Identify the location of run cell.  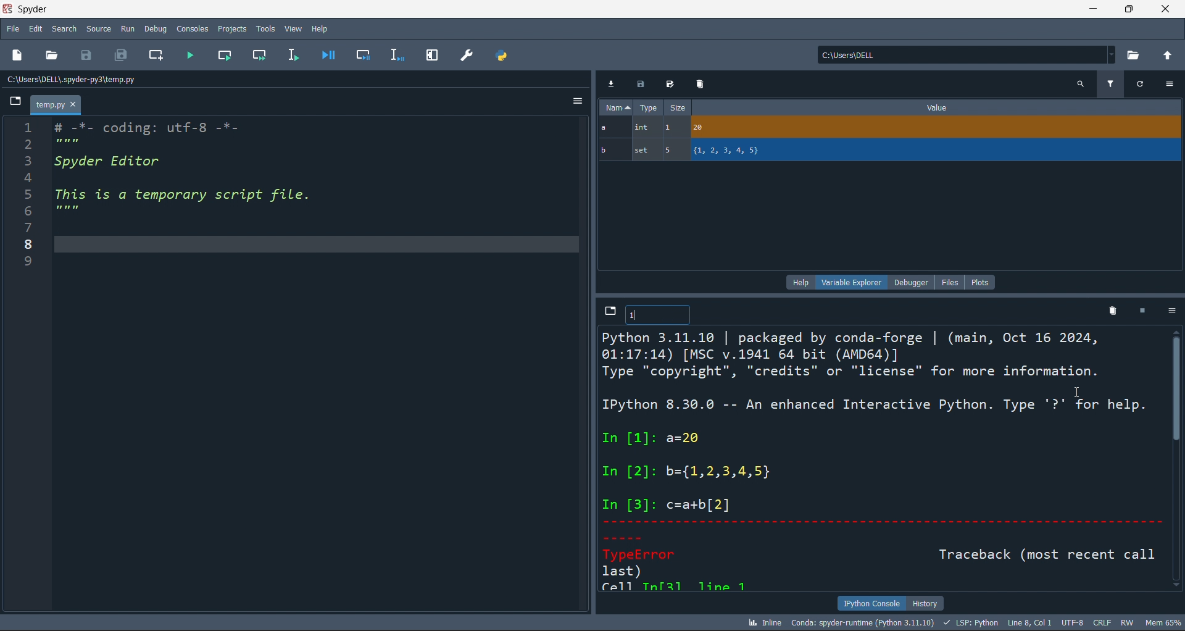
(230, 56).